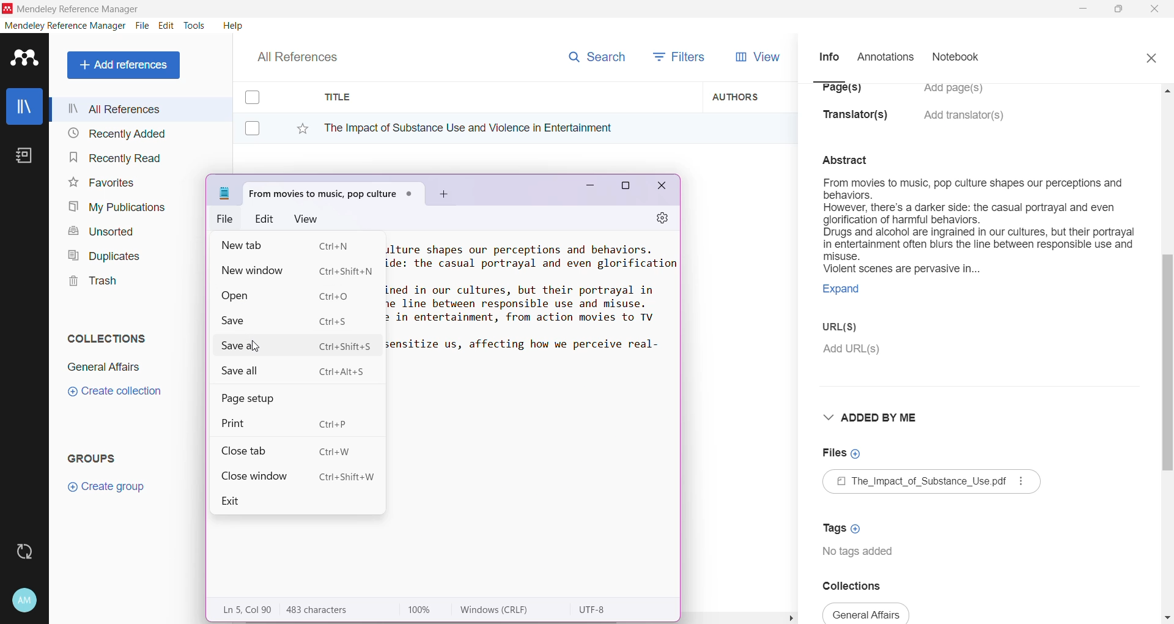 The image size is (1174, 624). What do you see at coordinates (109, 491) in the screenshot?
I see `Click to Create Group` at bounding box center [109, 491].